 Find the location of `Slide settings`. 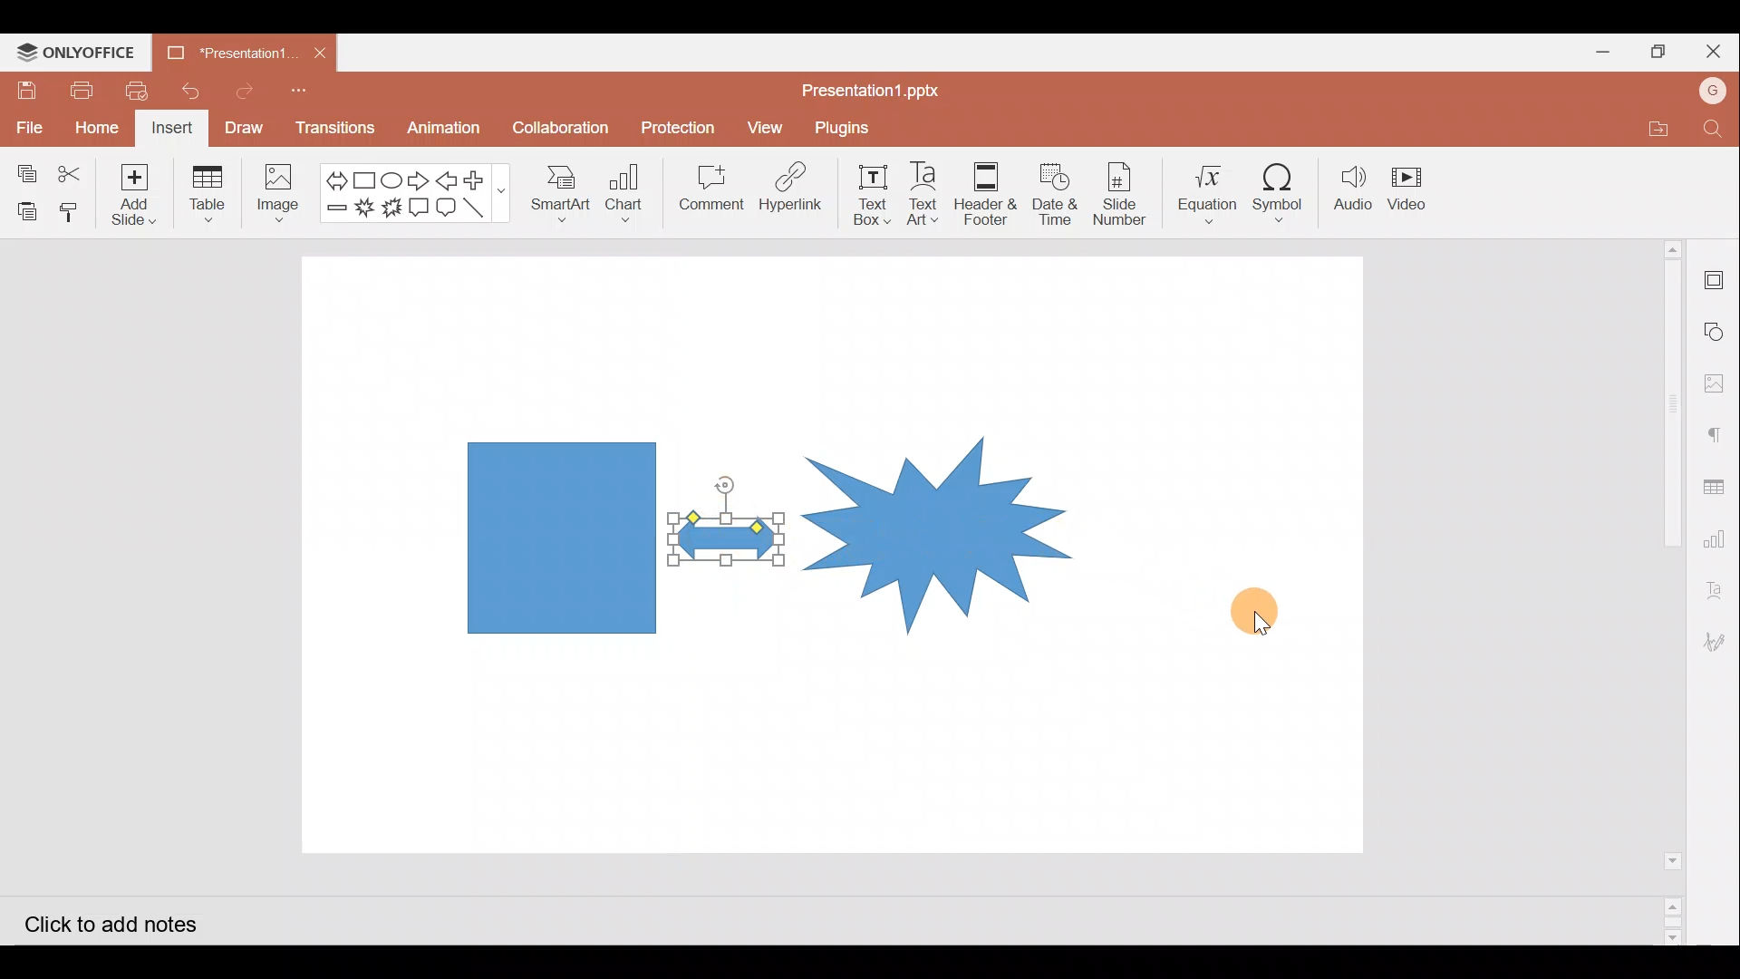

Slide settings is located at coordinates (1715, 274).